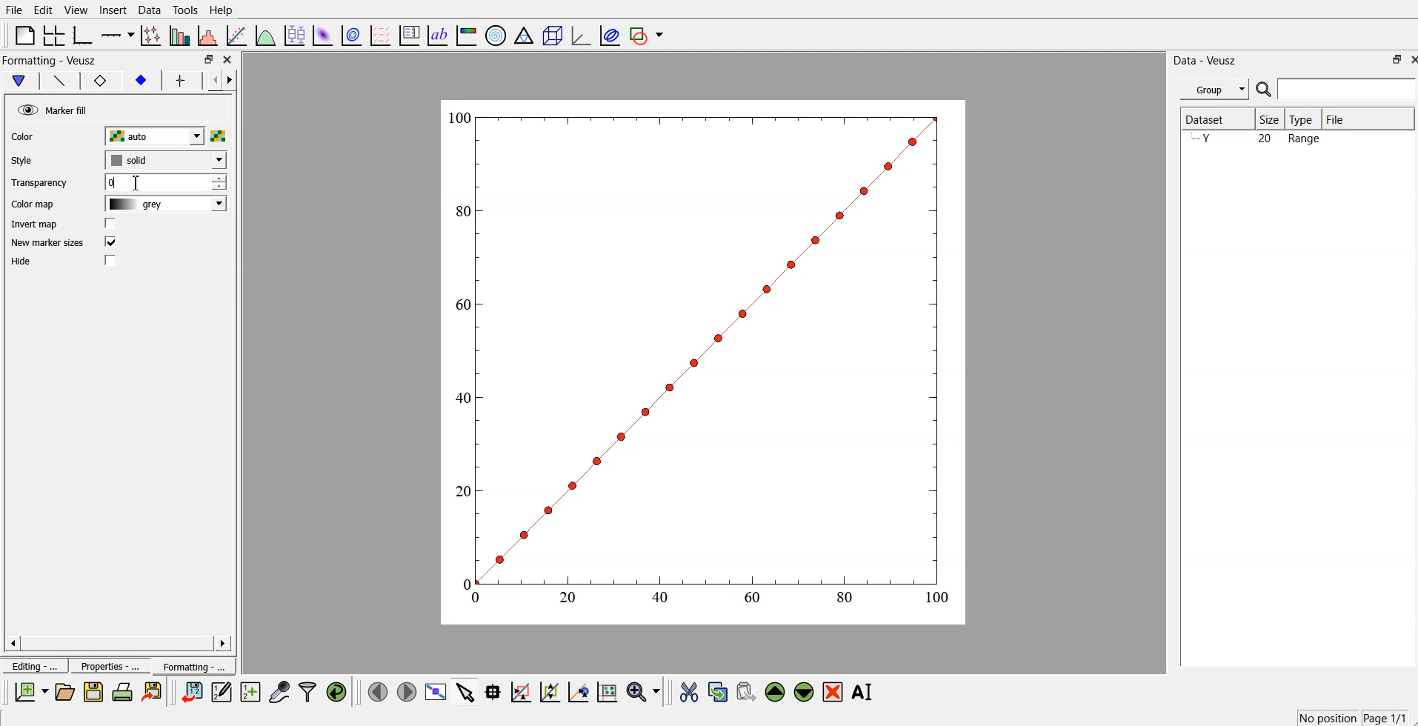  What do you see at coordinates (48, 60) in the screenshot?
I see `Properties - Veusz` at bounding box center [48, 60].